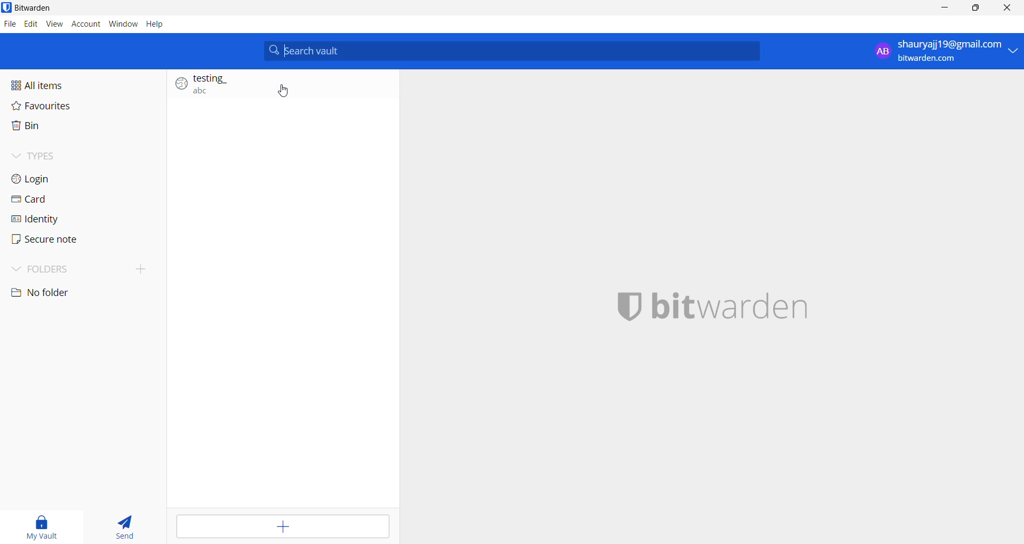 This screenshot has width=1024, height=544. Describe the element at coordinates (155, 23) in the screenshot. I see `Help` at that location.